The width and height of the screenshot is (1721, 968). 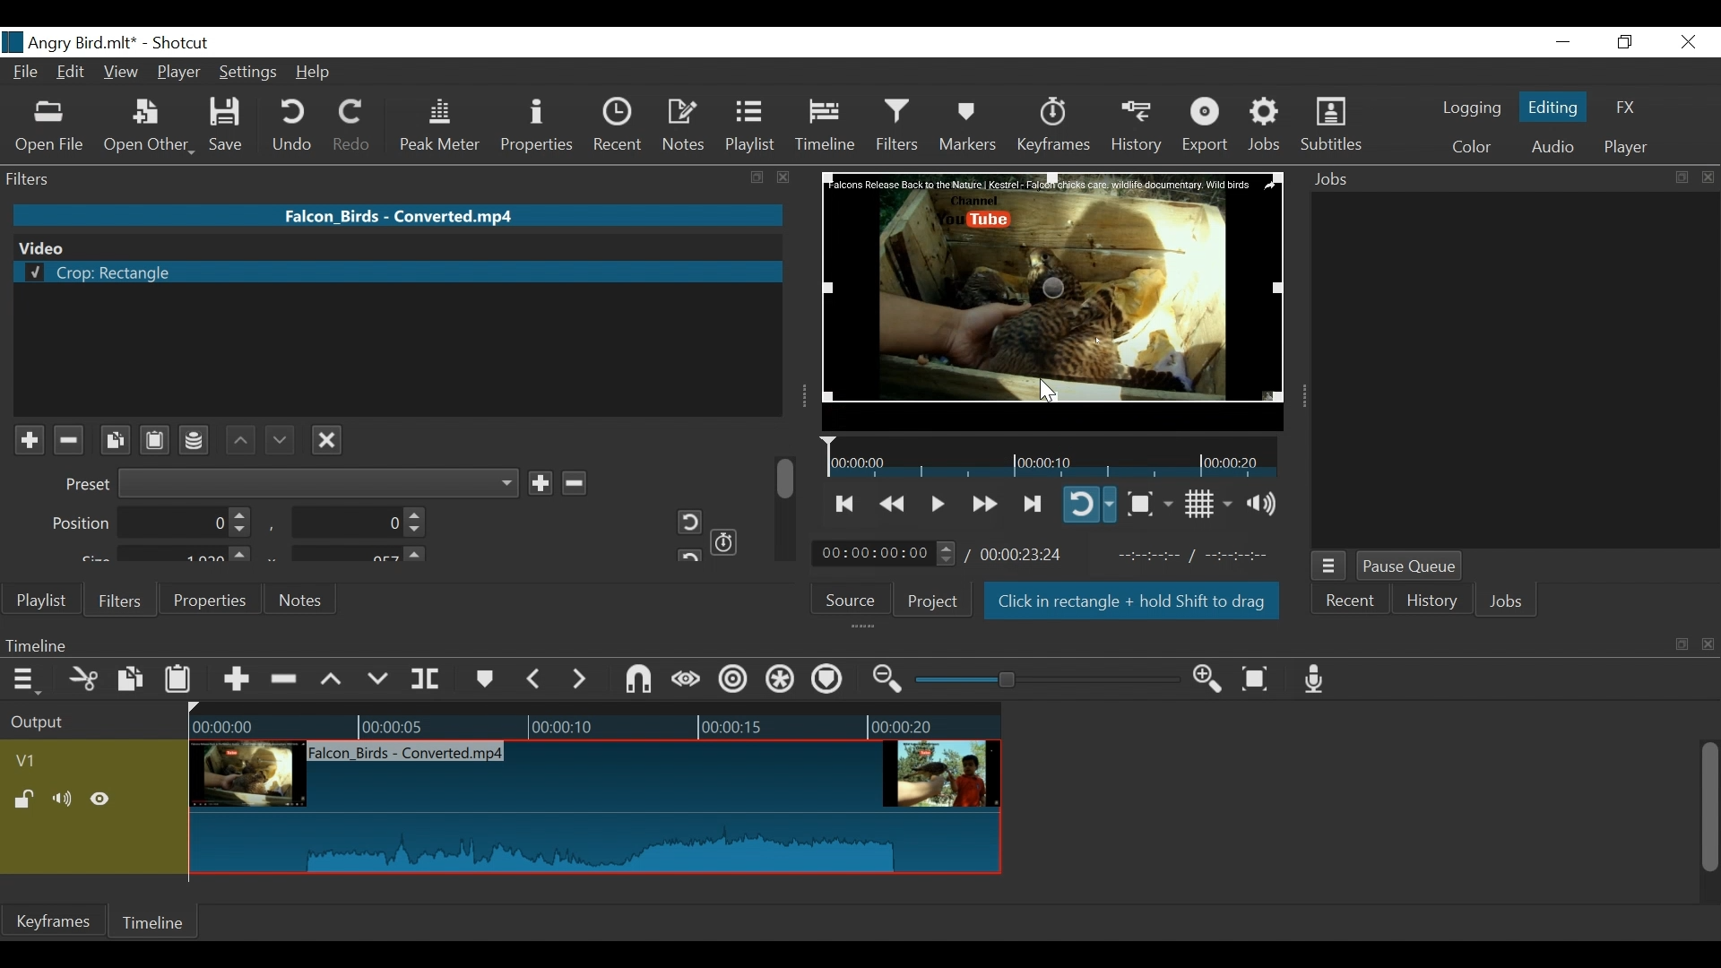 What do you see at coordinates (74, 73) in the screenshot?
I see `Edit` at bounding box center [74, 73].